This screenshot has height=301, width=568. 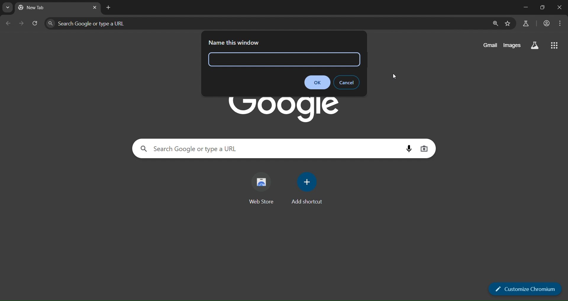 I want to click on gmail, so click(x=489, y=46).